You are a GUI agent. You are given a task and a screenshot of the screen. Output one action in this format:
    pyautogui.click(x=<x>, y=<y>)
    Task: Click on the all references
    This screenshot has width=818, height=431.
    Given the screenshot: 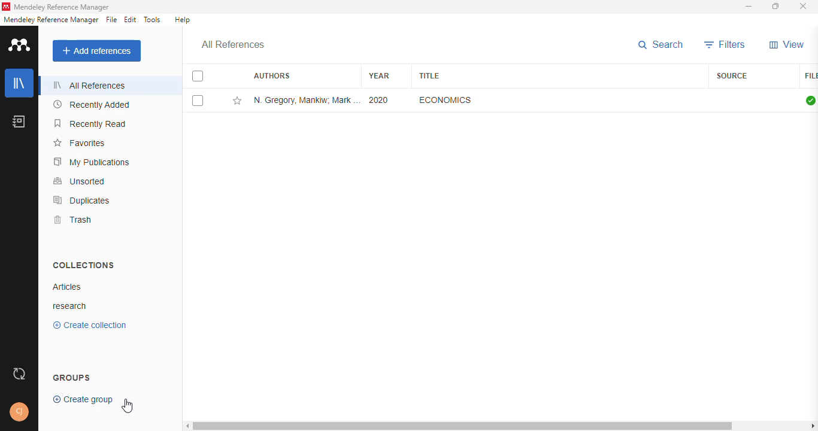 What is the action you would take?
    pyautogui.click(x=89, y=85)
    